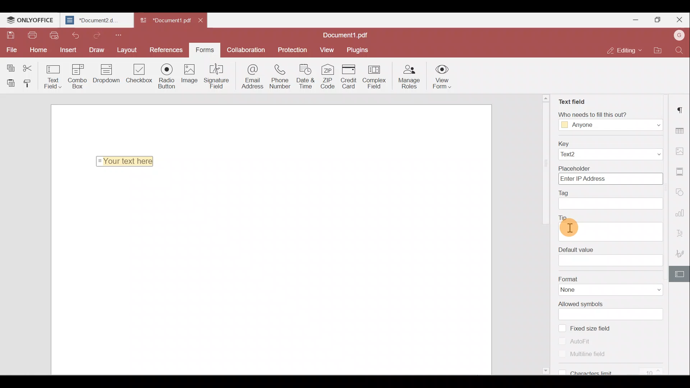  Describe the element at coordinates (681, 231) in the screenshot. I see `Text Art settings` at that location.